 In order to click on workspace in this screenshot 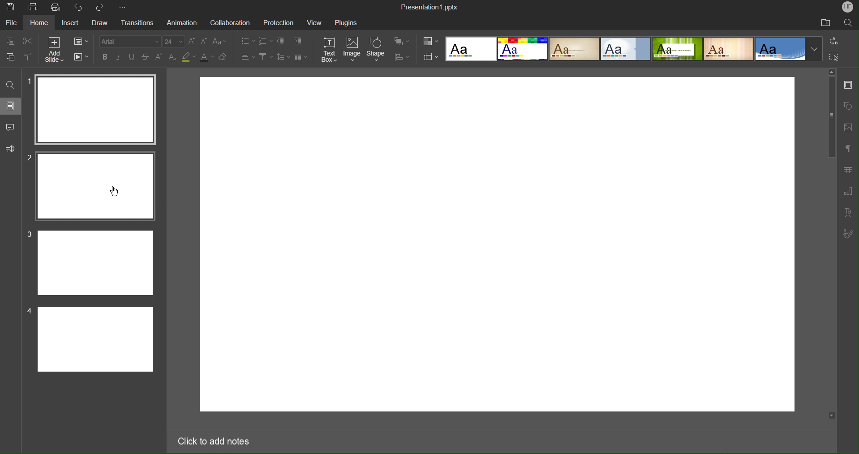, I will do `click(497, 244)`.